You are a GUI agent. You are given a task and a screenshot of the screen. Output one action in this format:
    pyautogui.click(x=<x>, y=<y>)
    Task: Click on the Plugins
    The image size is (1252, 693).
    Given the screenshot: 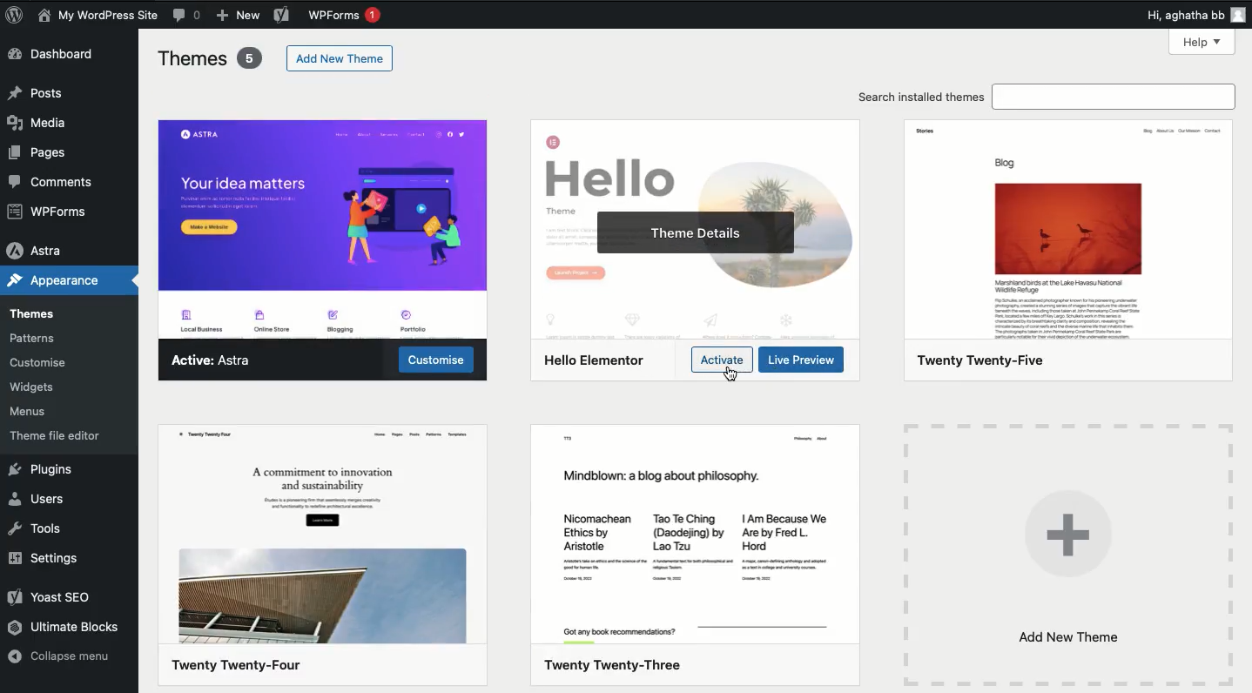 What is the action you would take?
    pyautogui.click(x=42, y=470)
    